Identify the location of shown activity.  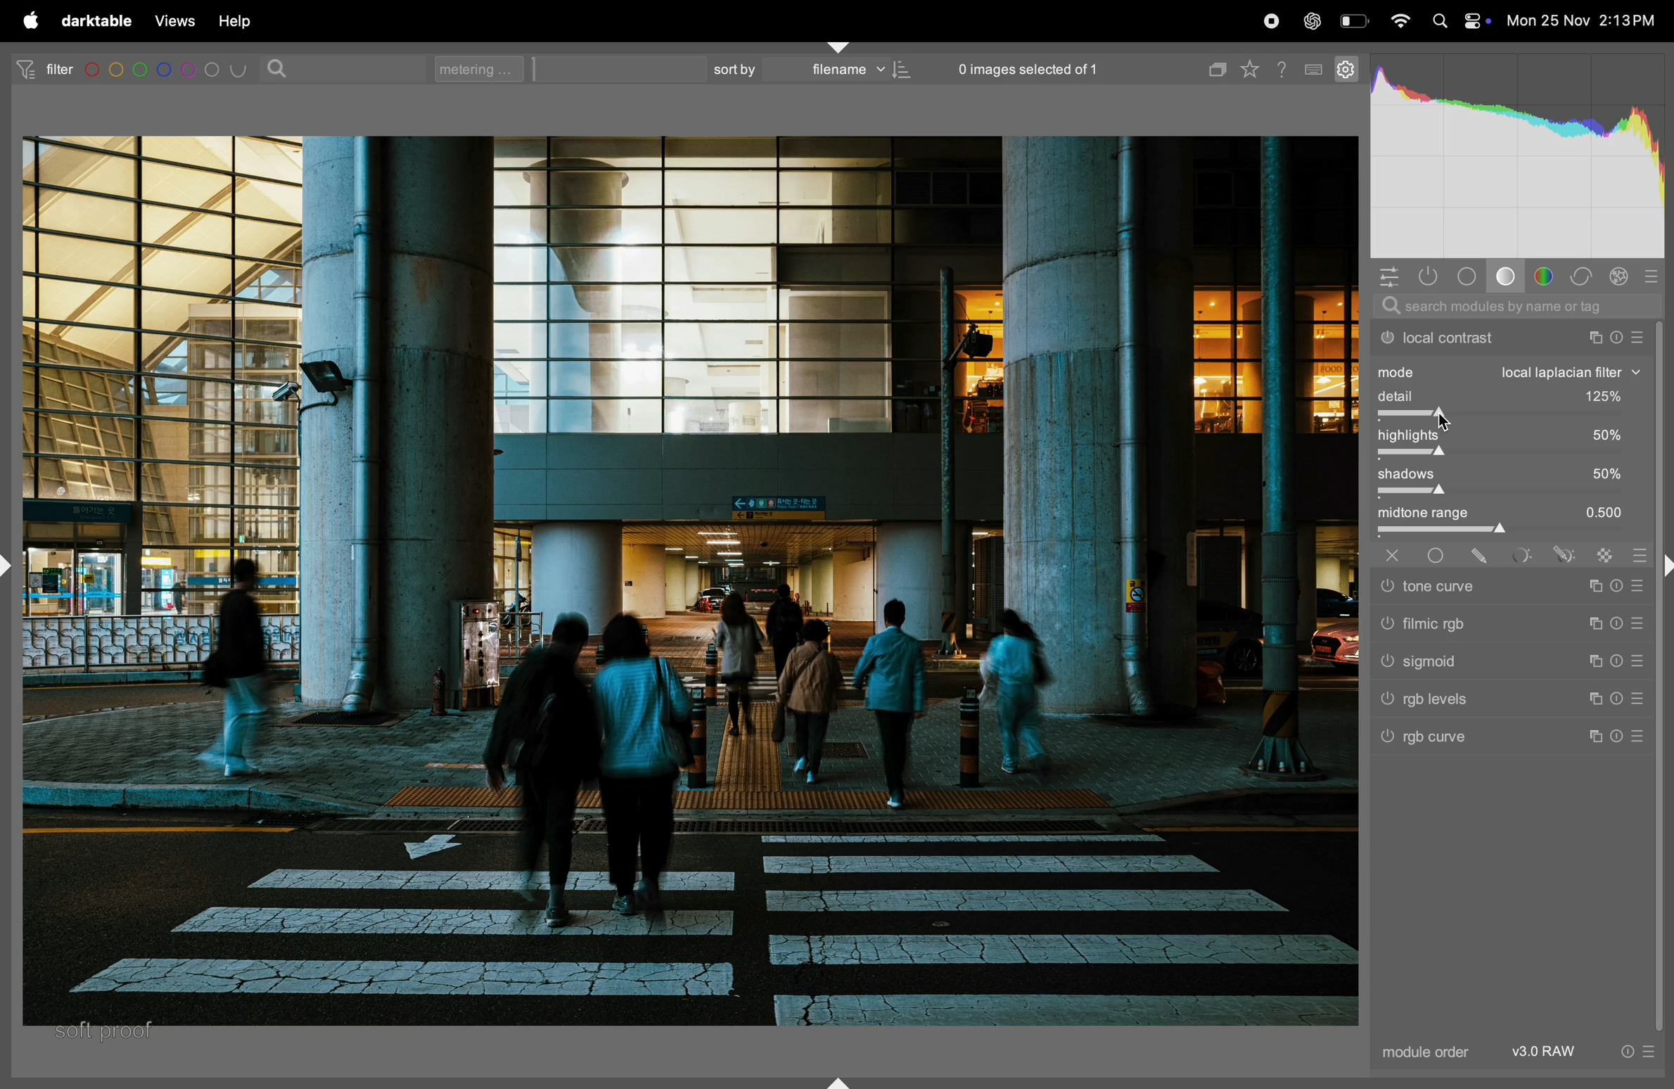
(1433, 277).